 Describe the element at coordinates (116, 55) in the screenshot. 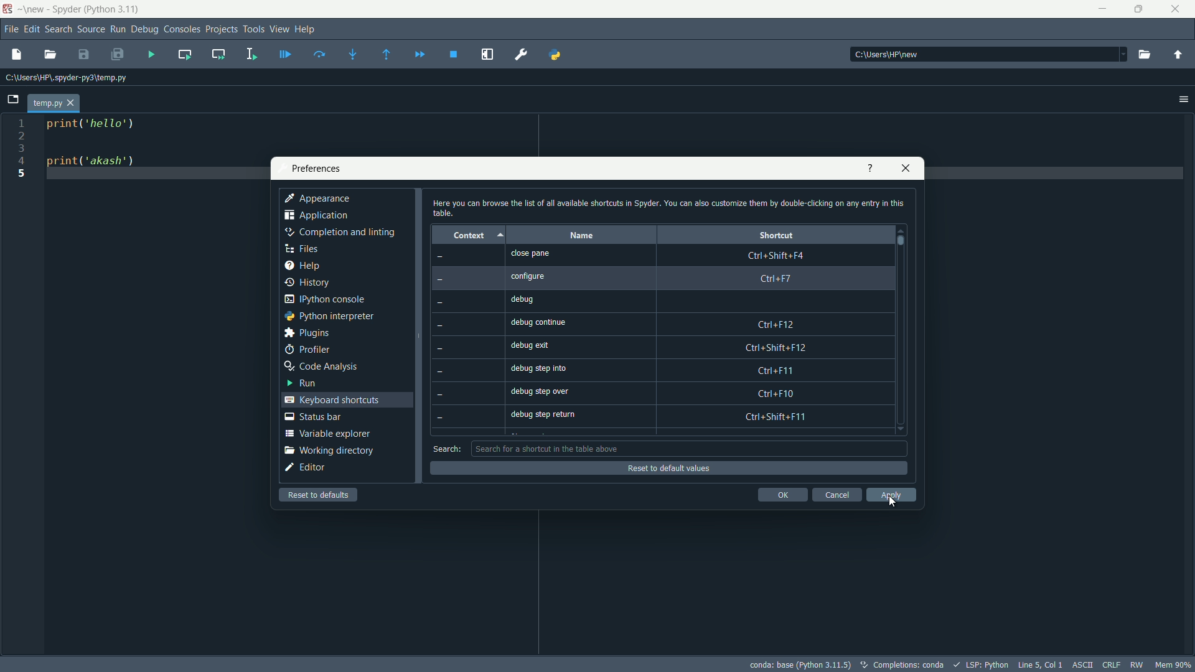

I see `save all files` at that location.